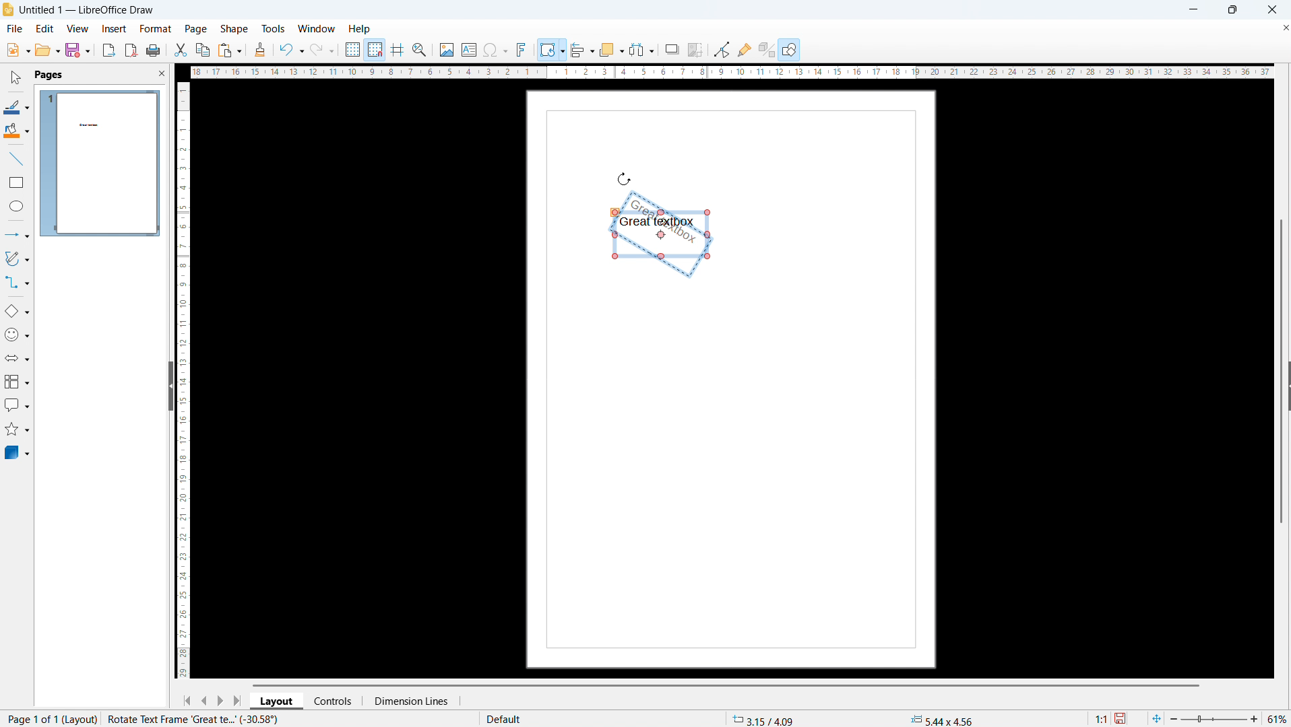 The height and width of the screenshot is (727, 1291). Describe the element at coordinates (627, 173) in the screenshot. I see `Cursor ` at that location.